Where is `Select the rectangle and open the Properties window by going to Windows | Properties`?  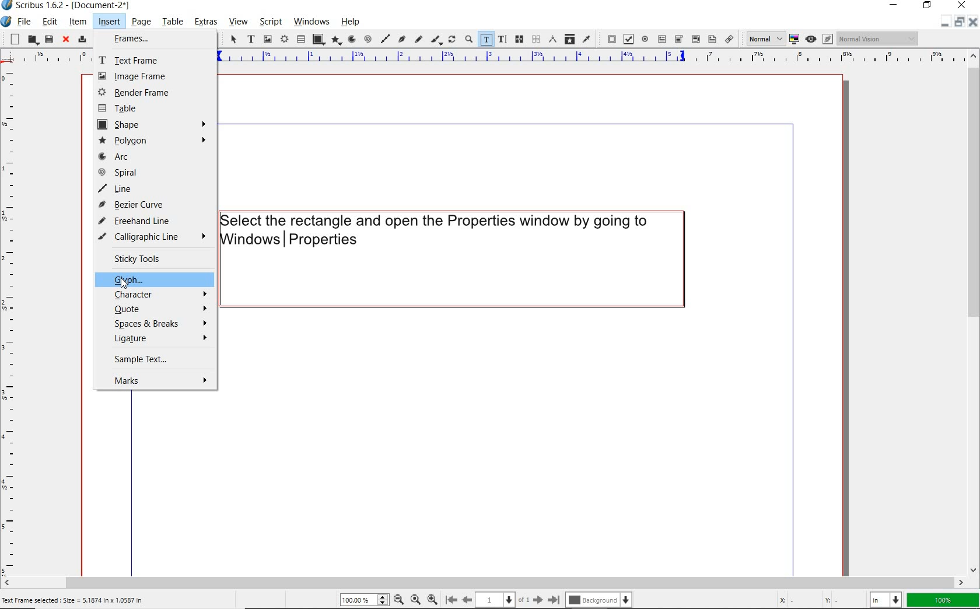
Select the rectangle and open the Properties window by going to Windows | Properties is located at coordinates (452, 258).